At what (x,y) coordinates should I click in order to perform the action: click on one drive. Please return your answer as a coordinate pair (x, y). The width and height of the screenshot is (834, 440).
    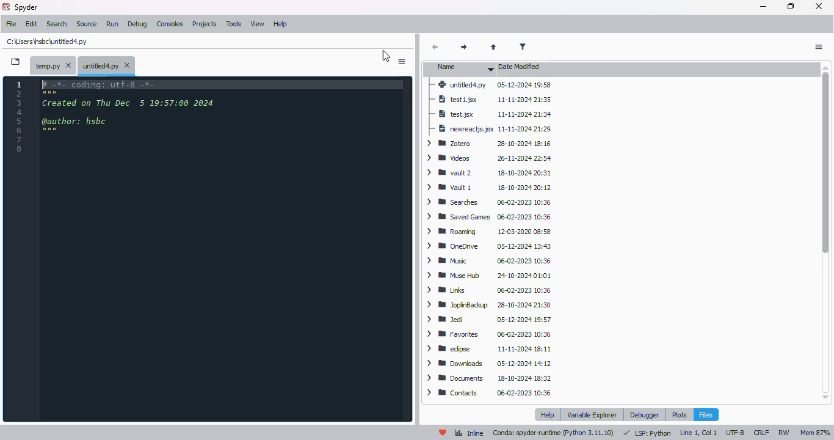
    Looking at the image, I should click on (487, 276).